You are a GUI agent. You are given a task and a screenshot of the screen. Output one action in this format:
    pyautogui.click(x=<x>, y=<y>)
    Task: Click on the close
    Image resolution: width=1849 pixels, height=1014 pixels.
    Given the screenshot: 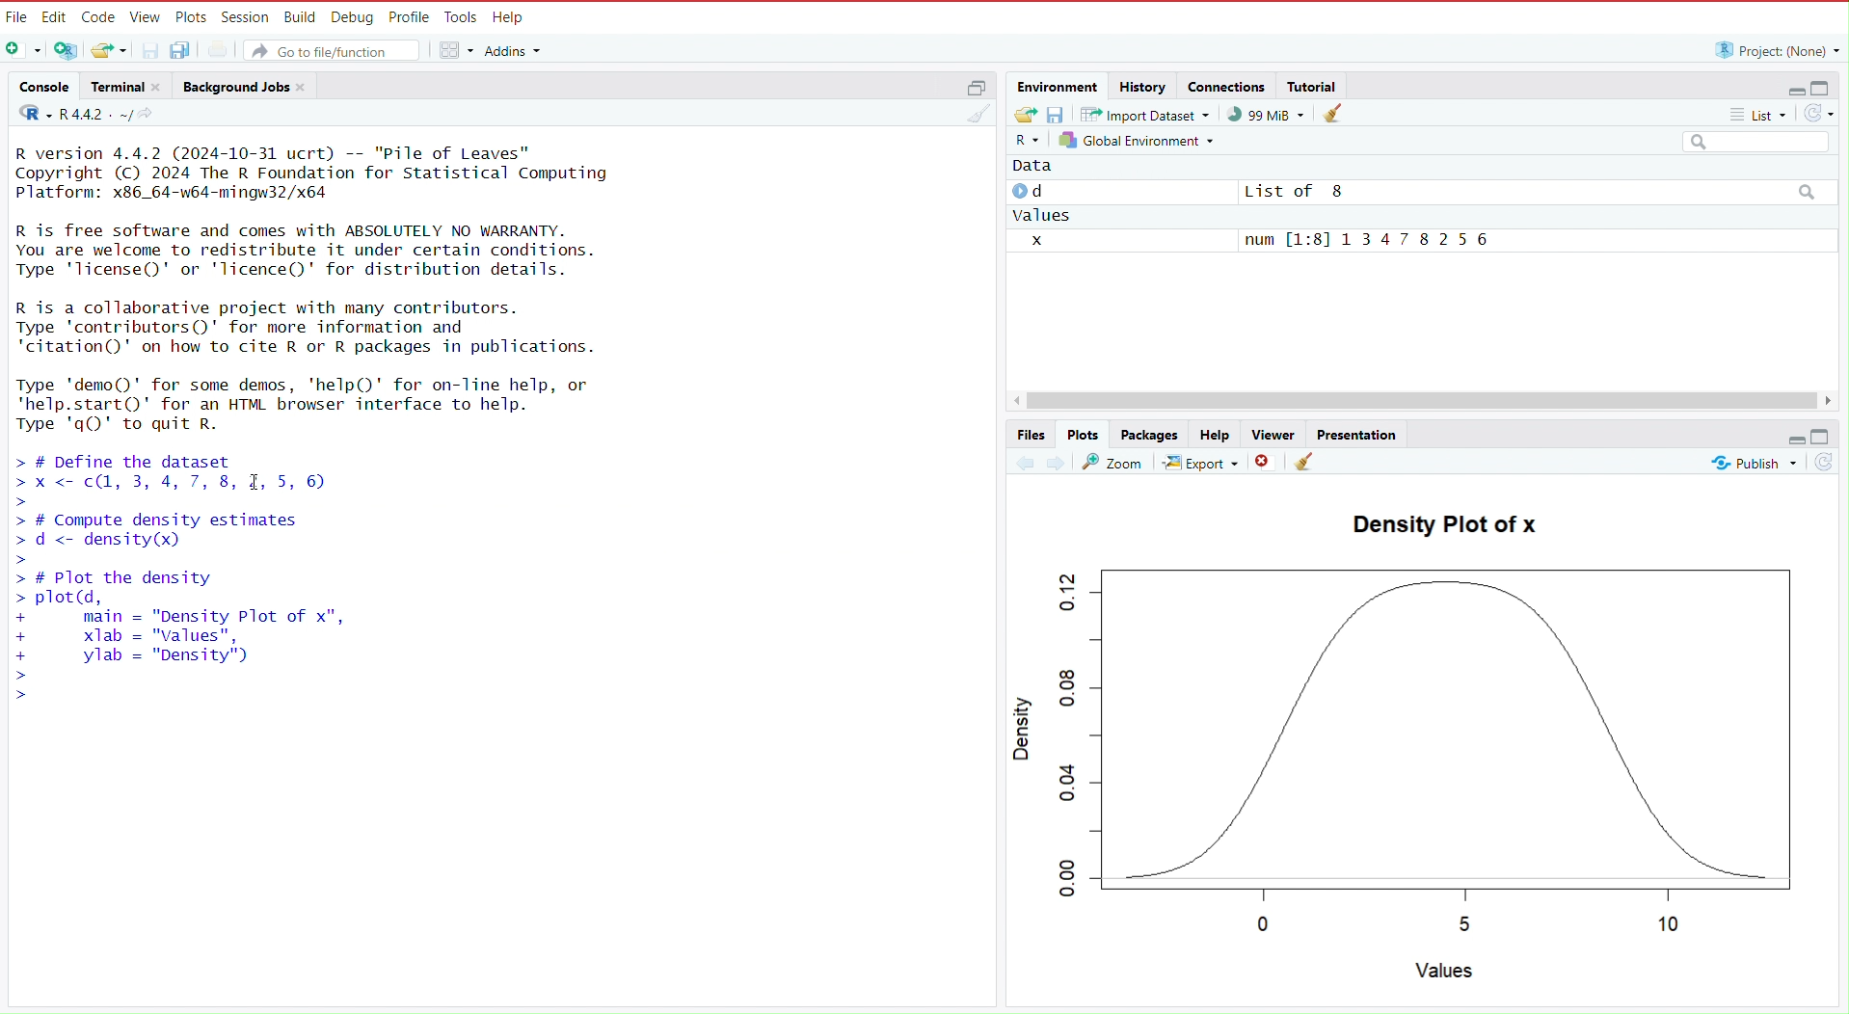 What is the action you would take?
    pyautogui.click(x=306, y=86)
    